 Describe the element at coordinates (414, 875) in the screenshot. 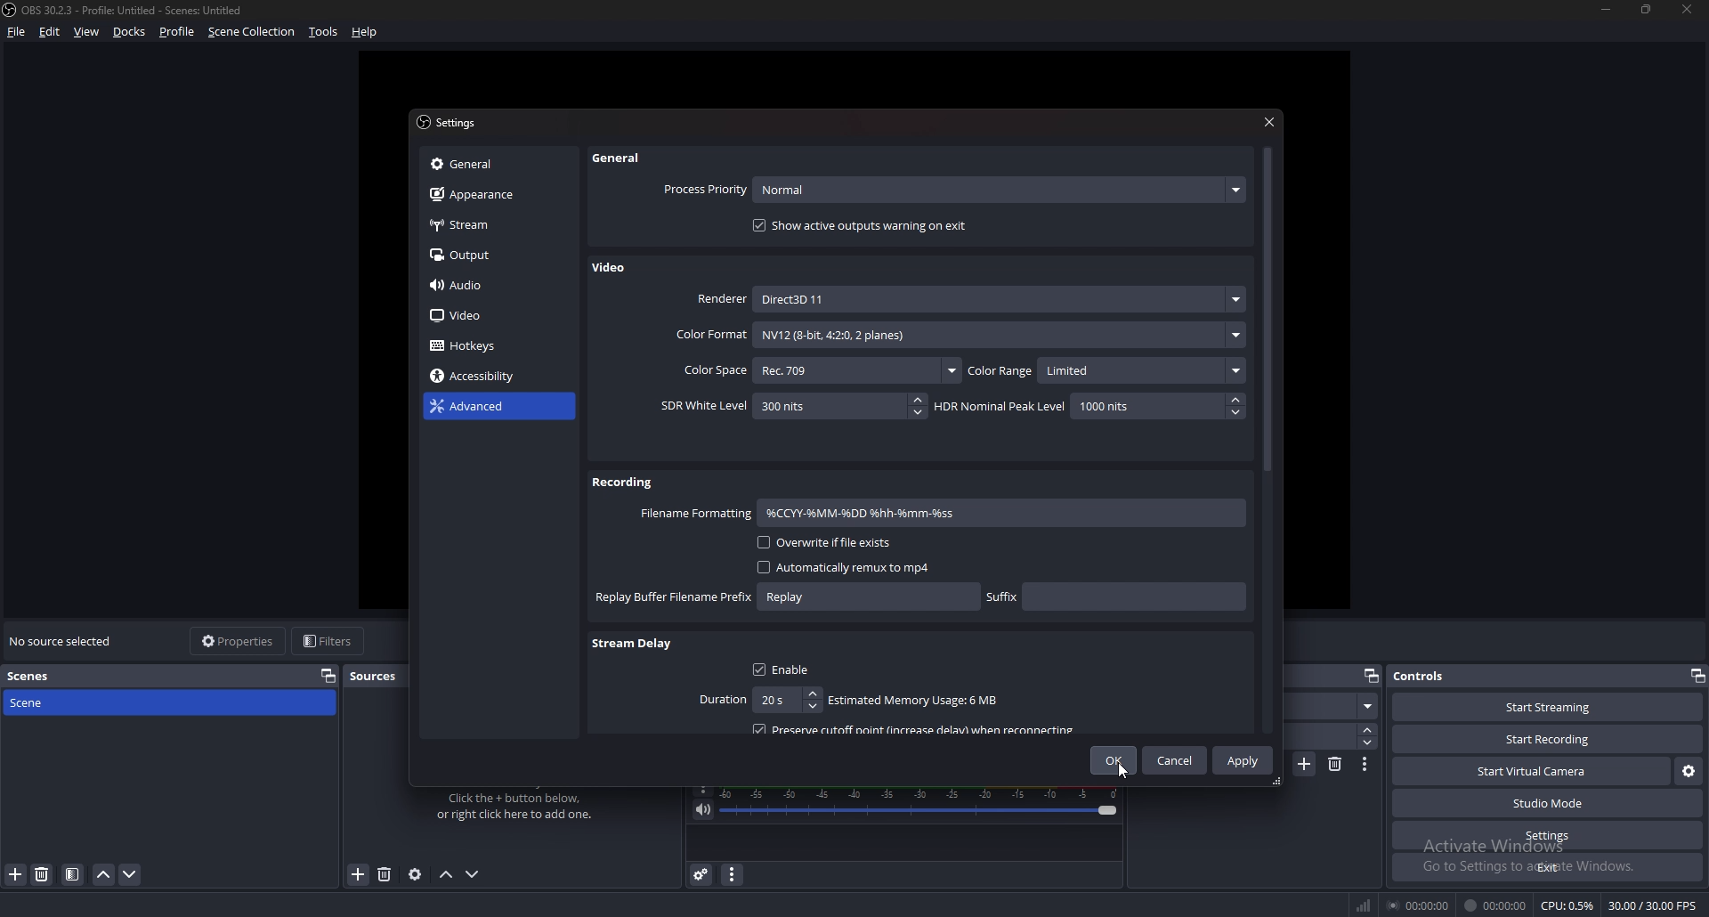

I see `source properties` at that location.